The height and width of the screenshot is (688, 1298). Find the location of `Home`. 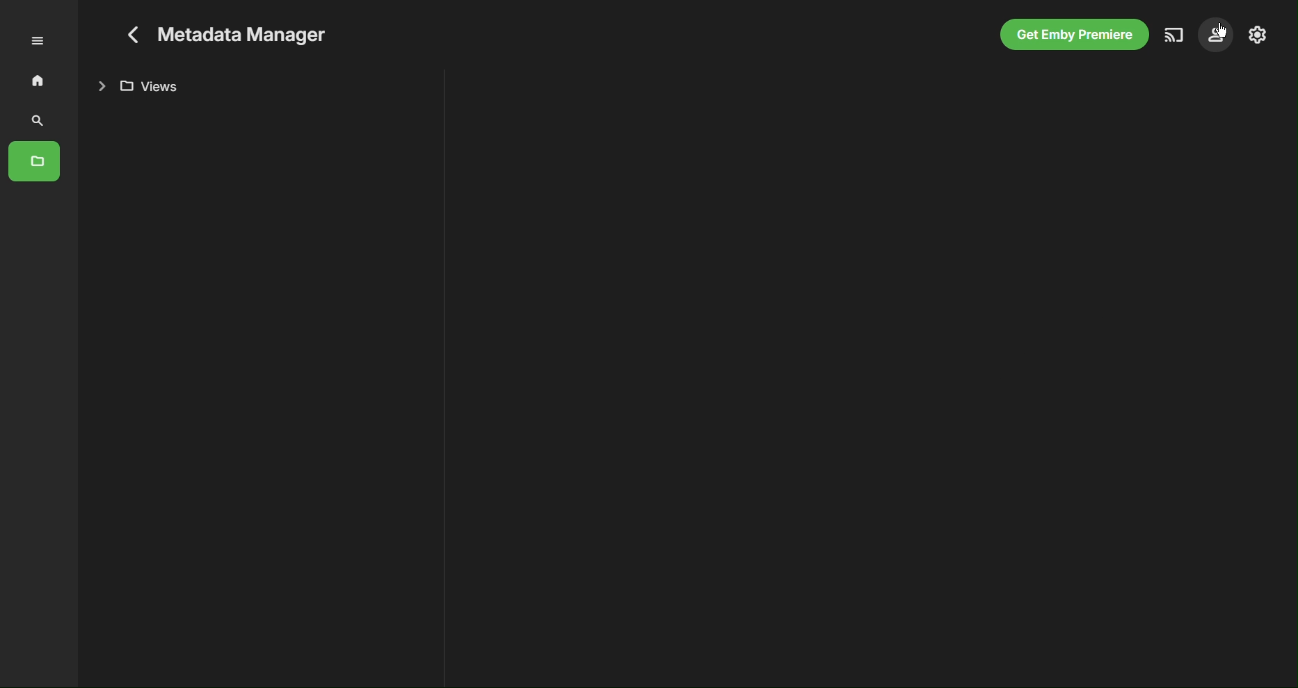

Home is located at coordinates (37, 80).